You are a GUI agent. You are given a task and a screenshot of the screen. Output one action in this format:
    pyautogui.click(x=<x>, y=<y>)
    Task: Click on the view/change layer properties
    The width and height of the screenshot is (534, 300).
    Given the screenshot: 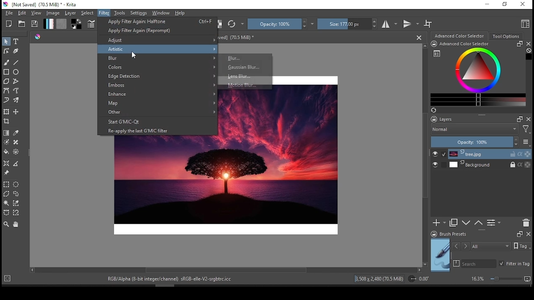 What is the action you would take?
    pyautogui.click(x=496, y=223)
    